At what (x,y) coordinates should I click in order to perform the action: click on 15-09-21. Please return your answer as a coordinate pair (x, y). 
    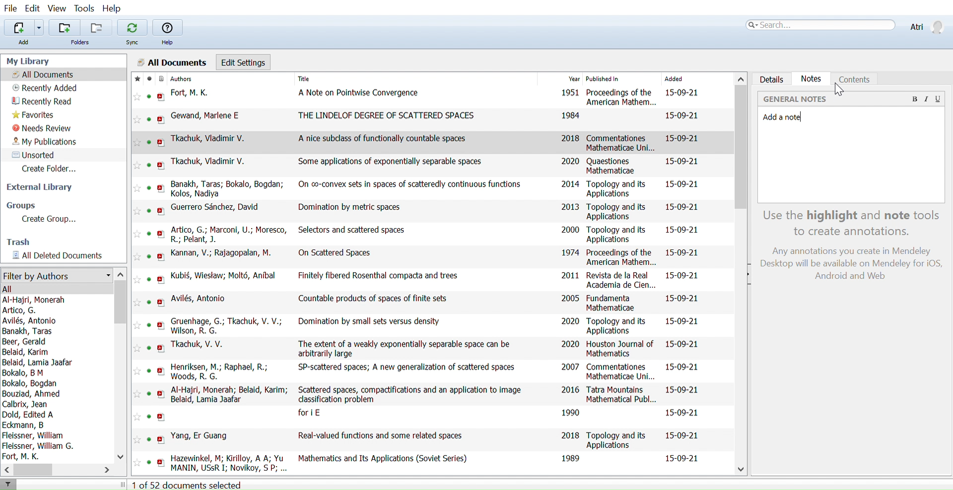
    Looking at the image, I should click on (682, 320).